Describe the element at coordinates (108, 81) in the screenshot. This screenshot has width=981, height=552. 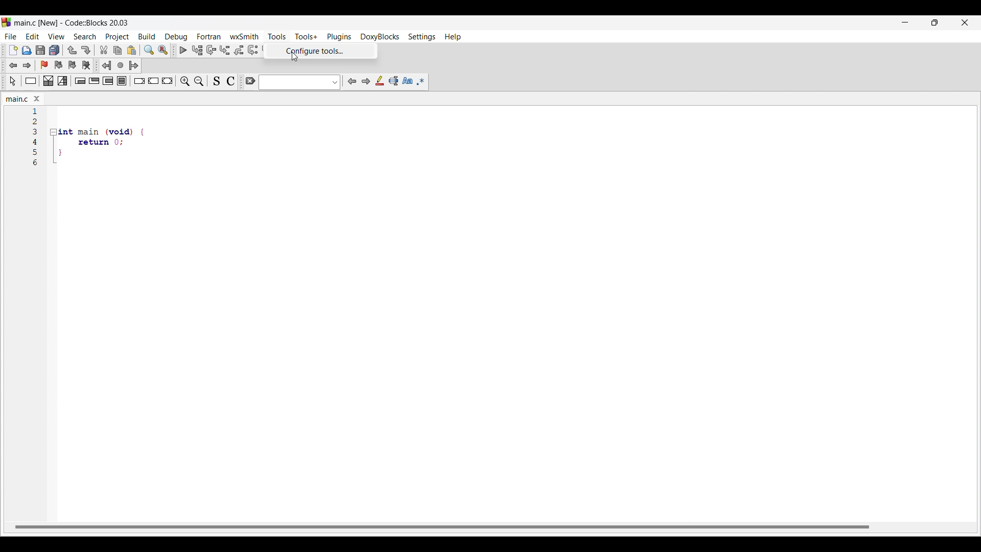
I see `Counting loop` at that location.